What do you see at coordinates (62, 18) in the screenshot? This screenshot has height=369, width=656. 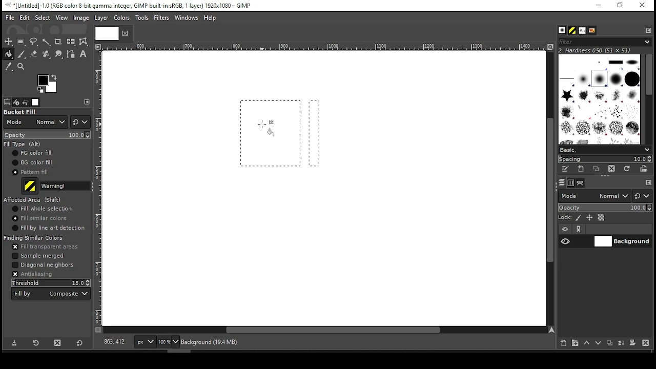 I see `view` at bounding box center [62, 18].